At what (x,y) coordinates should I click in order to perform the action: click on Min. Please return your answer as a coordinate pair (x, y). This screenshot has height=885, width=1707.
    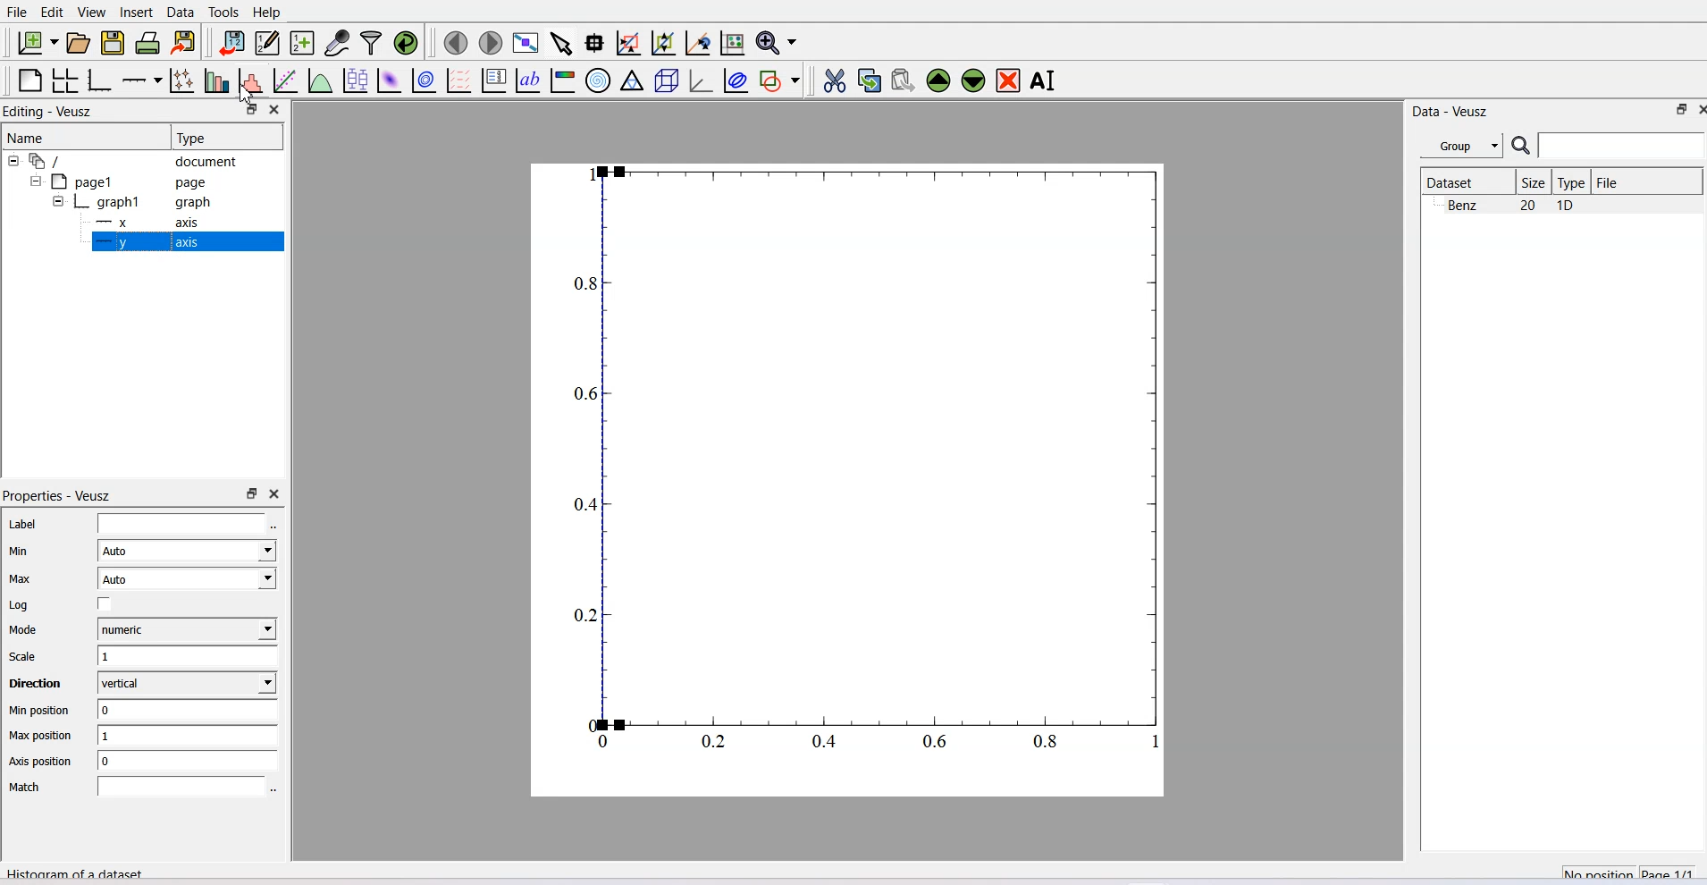
    Looking at the image, I should click on (139, 551).